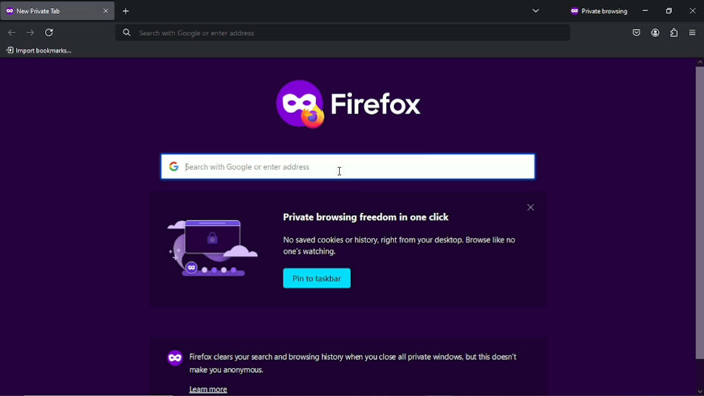 The width and height of the screenshot is (704, 396). Describe the element at coordinates (636, 32) in the screenshot. I see `save to pocket` at that location.